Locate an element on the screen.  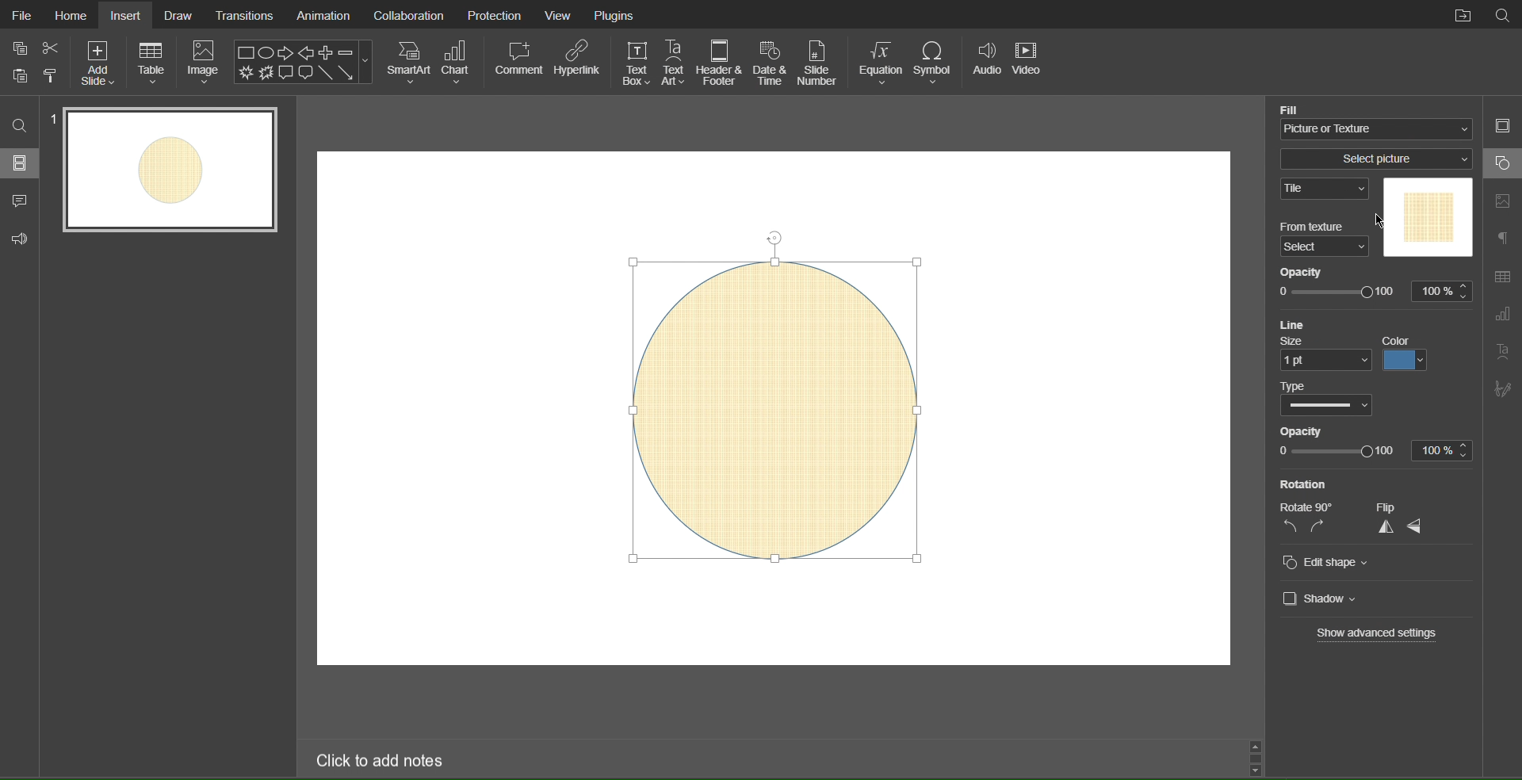
color is located at coordinates (1404, 363).